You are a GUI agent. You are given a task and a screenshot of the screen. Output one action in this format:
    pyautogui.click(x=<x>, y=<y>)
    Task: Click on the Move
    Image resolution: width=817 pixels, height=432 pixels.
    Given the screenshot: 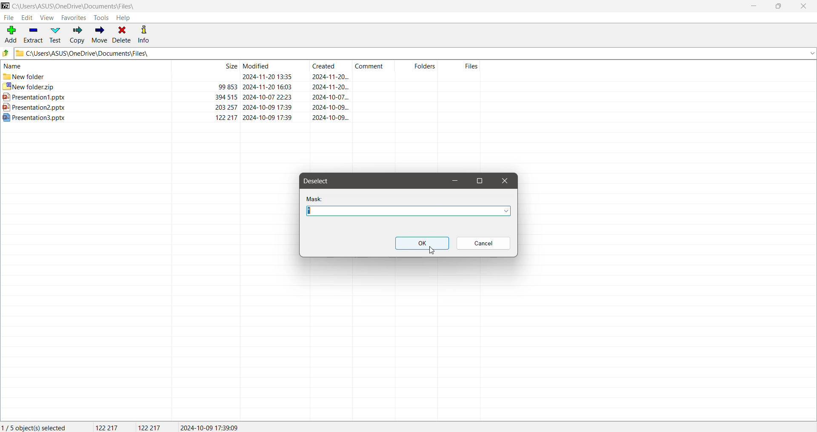 What is the action you would take?
    pyautogui.click(x=100, y=35)
    